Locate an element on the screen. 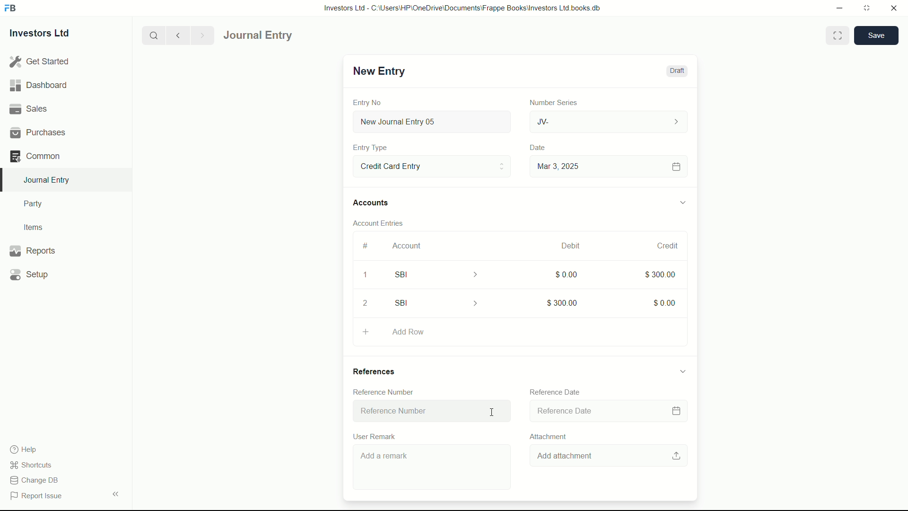 This screenshot has height=511, width=908. Add Row is located at coordinates (517, 333).